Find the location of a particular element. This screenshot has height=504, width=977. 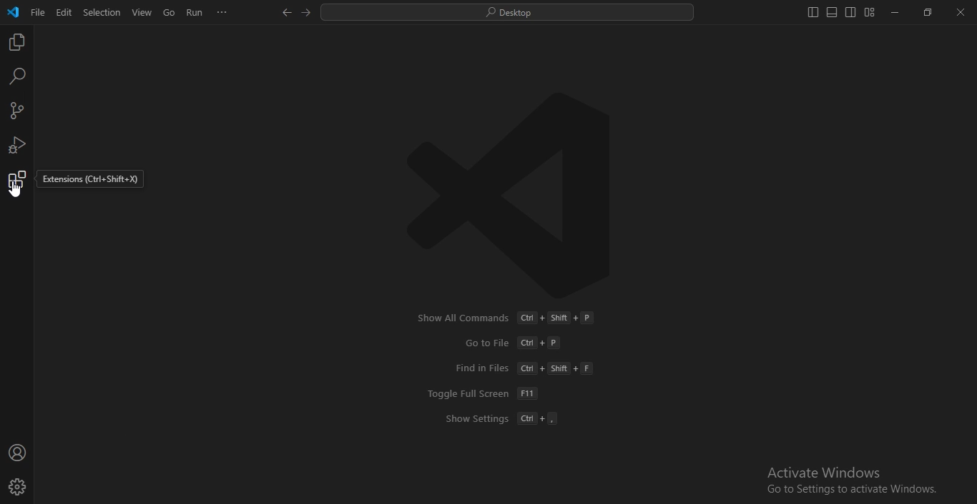

file is located at coordinates (37, 12).